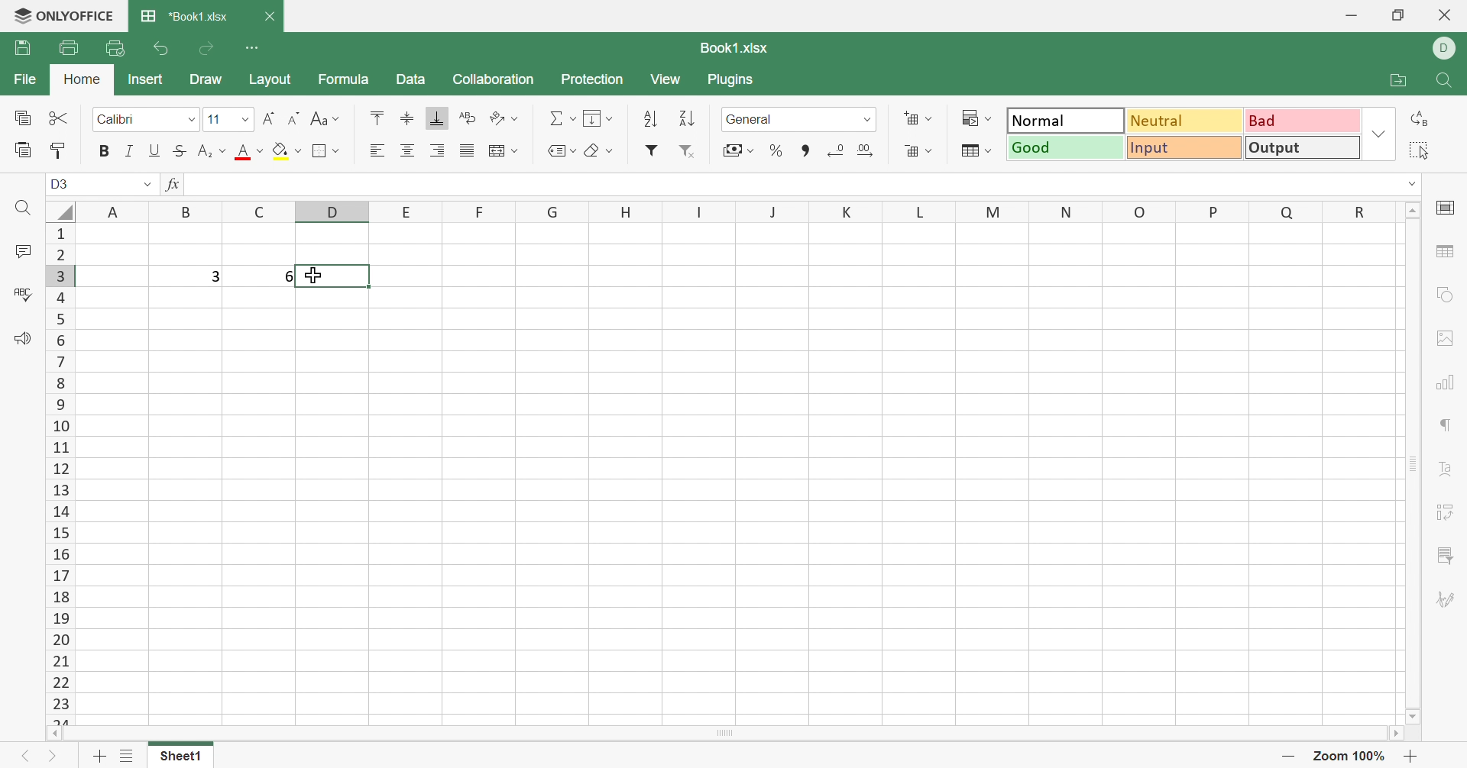  I want to click on Shape settings, so click(1446, 295).